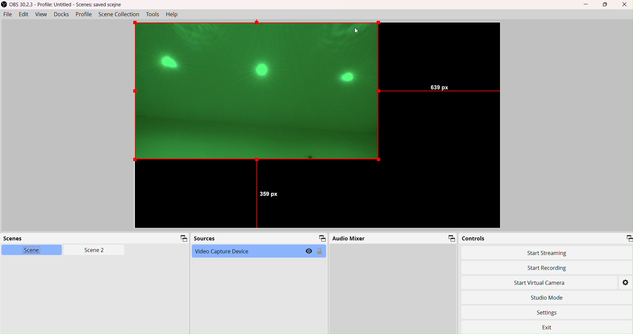 The height and width of the screenshot is (334, 633). Describe the element at coordinates (96, 238) in the screenshot. I see `Scenes` at that location.